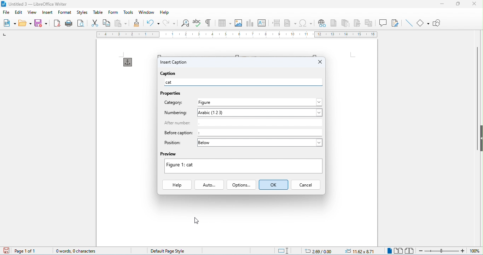  What do you see at coordinates (409, 251) in the screenshot?
I see `book view` at bounding box center [409, 251].